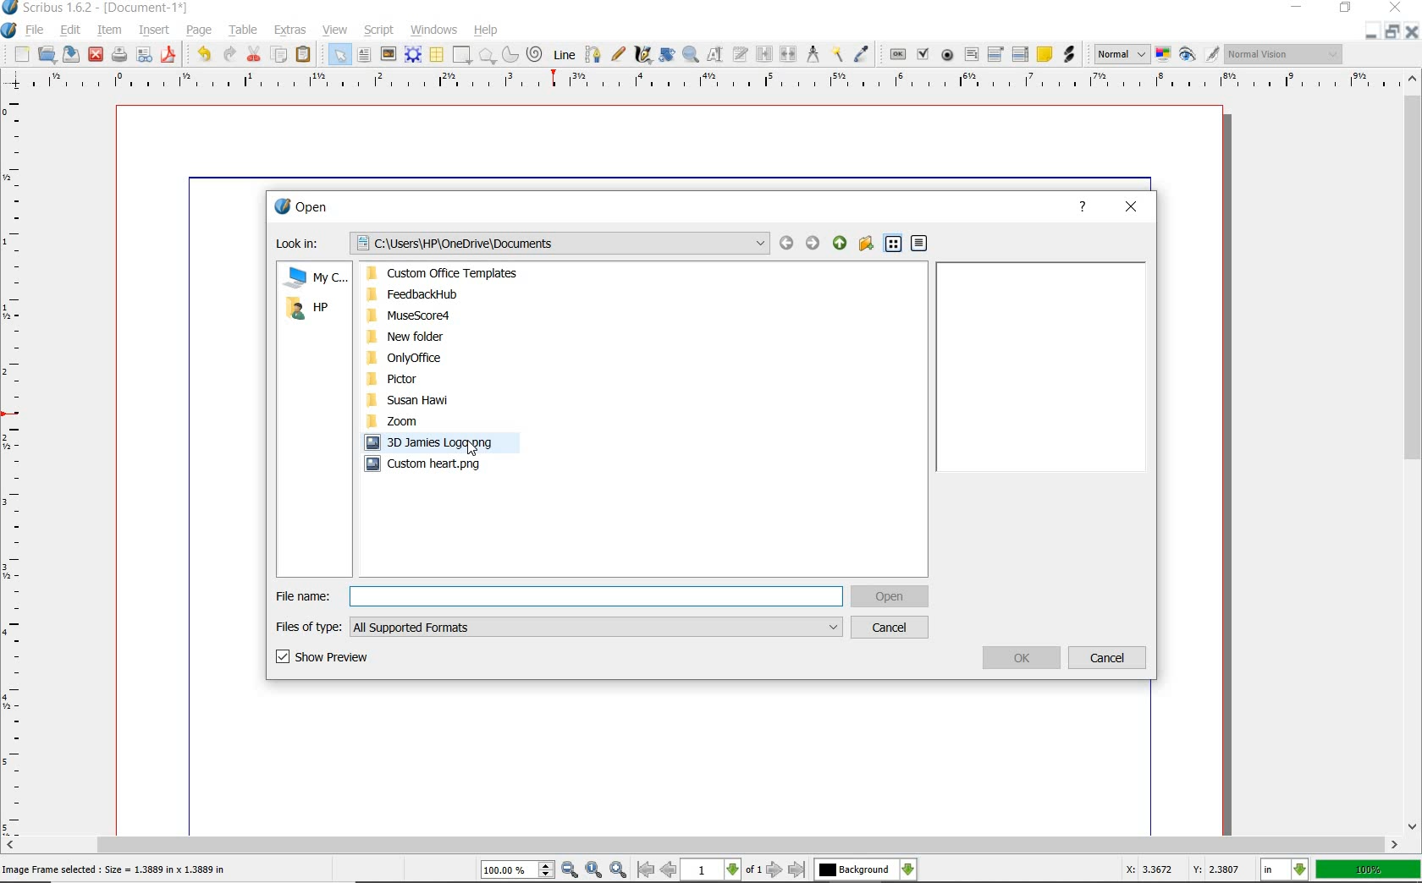  I want to click on paste, so click(305, 54).